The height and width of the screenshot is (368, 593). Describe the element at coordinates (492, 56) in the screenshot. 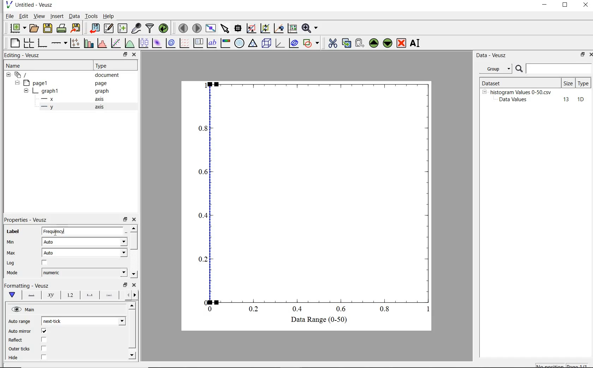

I see `Data - Veusz` at that location.